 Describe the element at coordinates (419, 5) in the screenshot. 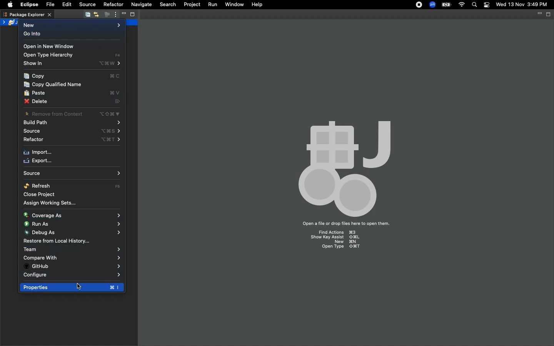

I see `Recording` at that location.